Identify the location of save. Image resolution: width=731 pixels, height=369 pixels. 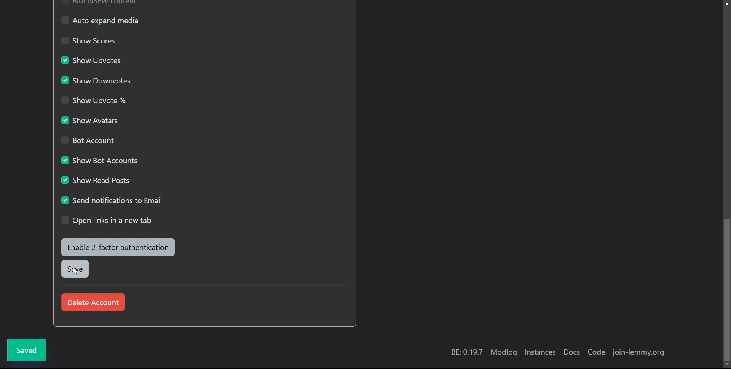
(74, 269).